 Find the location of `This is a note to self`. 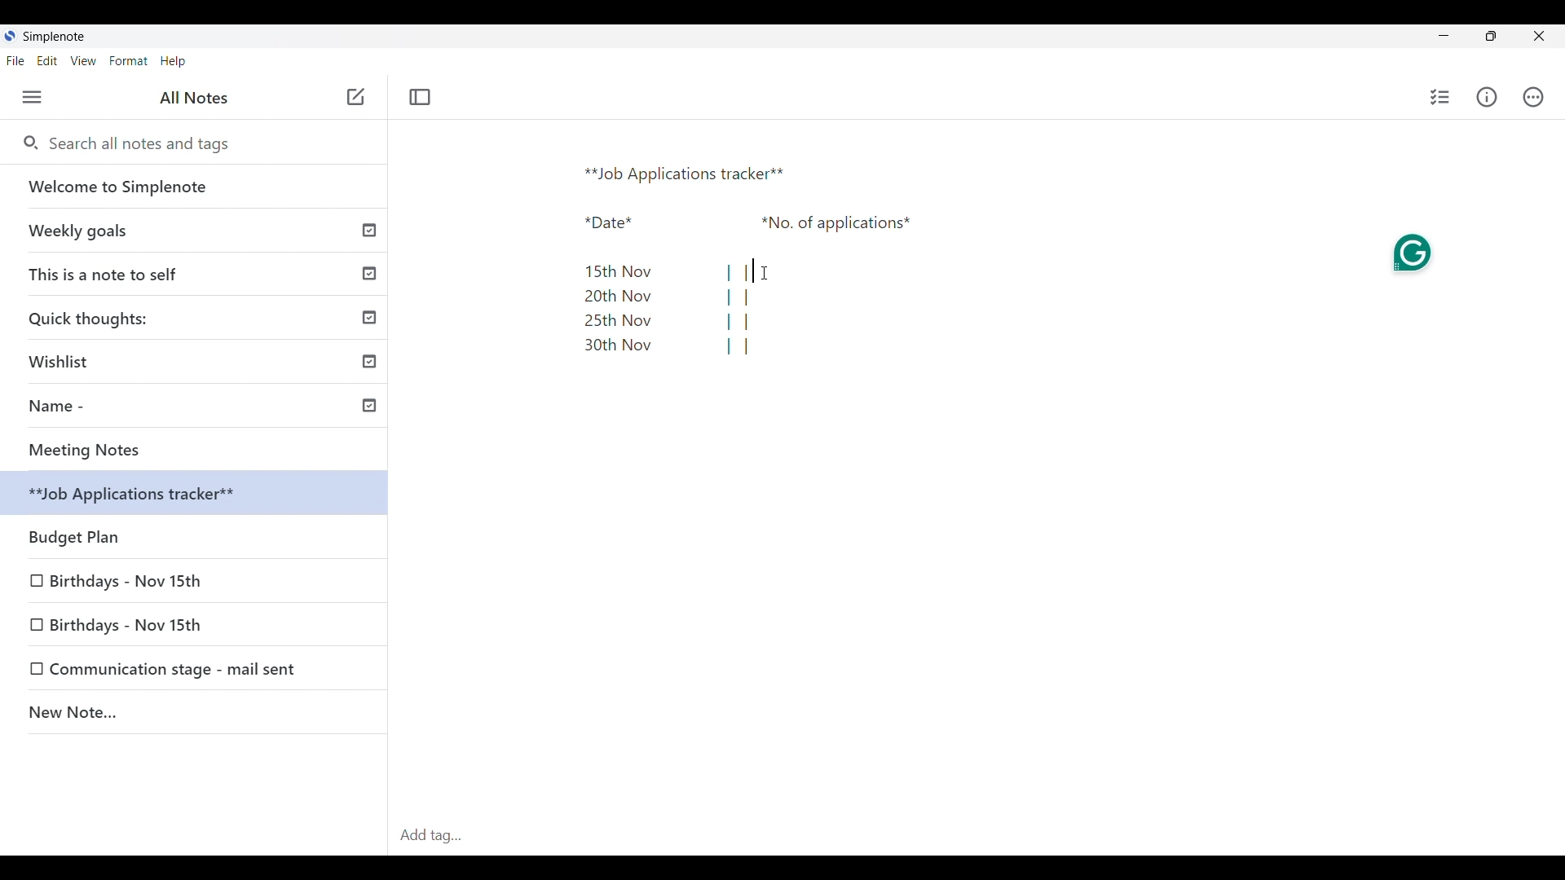

This is a note to self is located at coordinates (196, 273).